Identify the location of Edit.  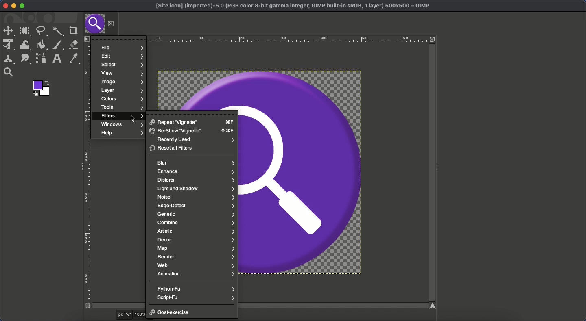
(121, 56).